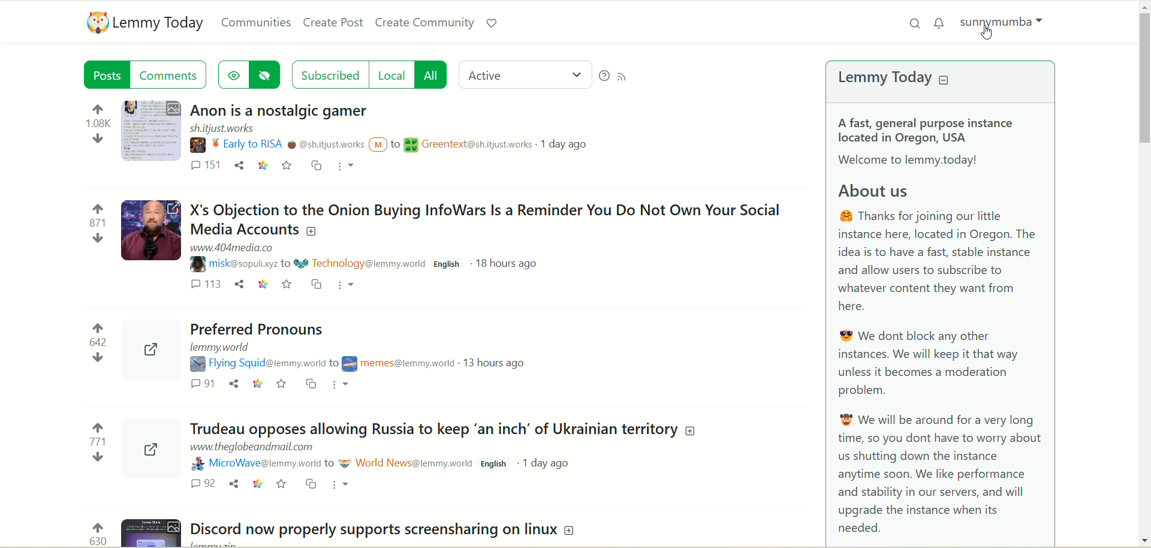 This screenshot has height=548, width=1151. I want to click on Link, so click(260, 385).